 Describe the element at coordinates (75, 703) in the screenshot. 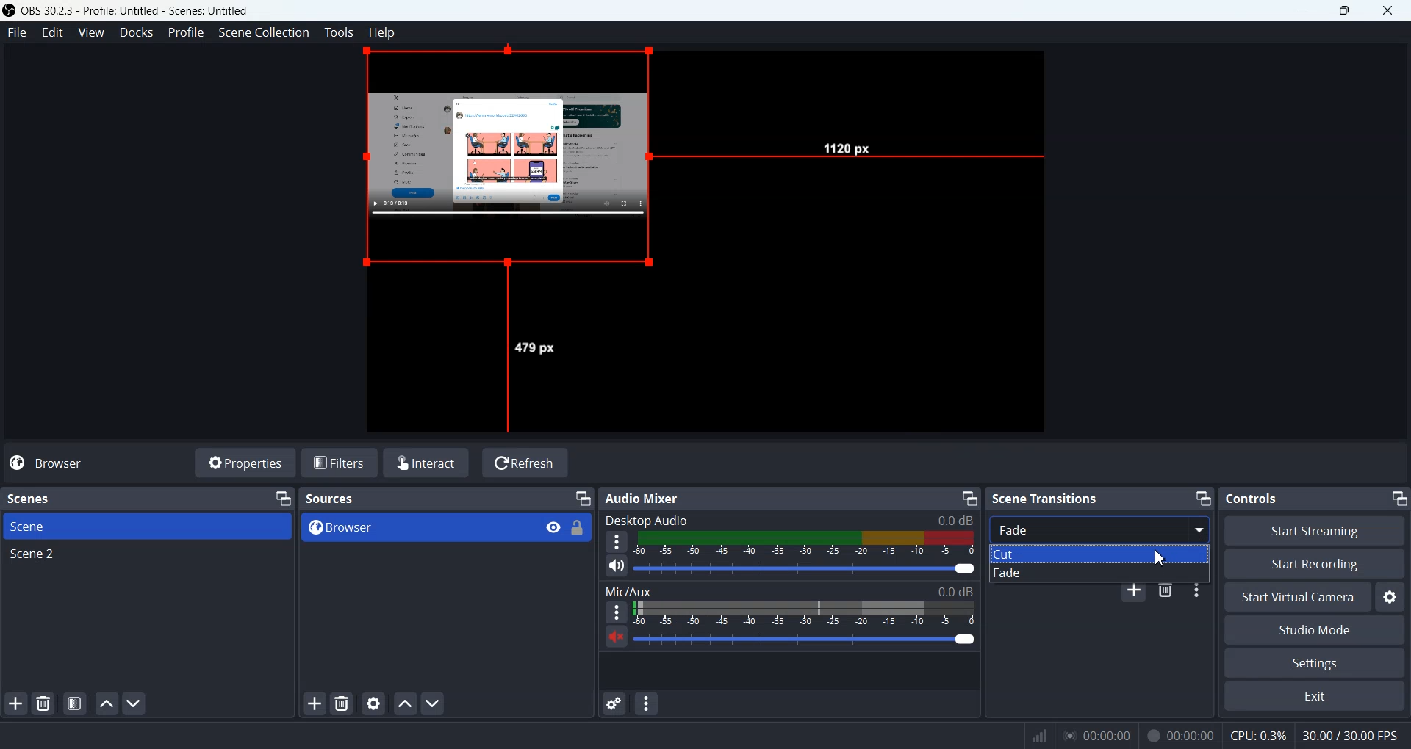

I see `Open scene filters` at that location.